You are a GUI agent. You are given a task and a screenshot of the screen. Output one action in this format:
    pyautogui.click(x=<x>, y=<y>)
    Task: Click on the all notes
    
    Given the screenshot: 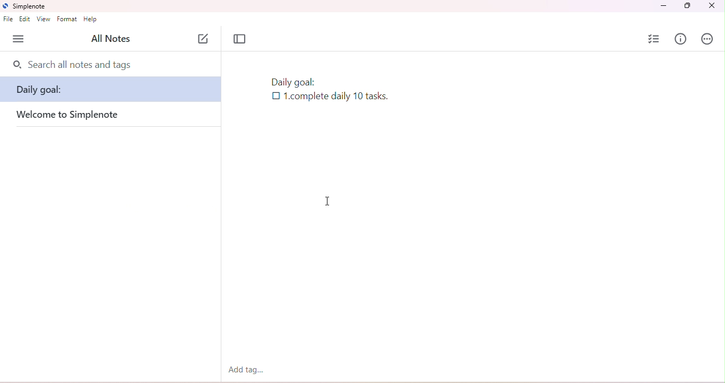 What is the action you would take?
    pyautogui.click(x=111, y=38)
    